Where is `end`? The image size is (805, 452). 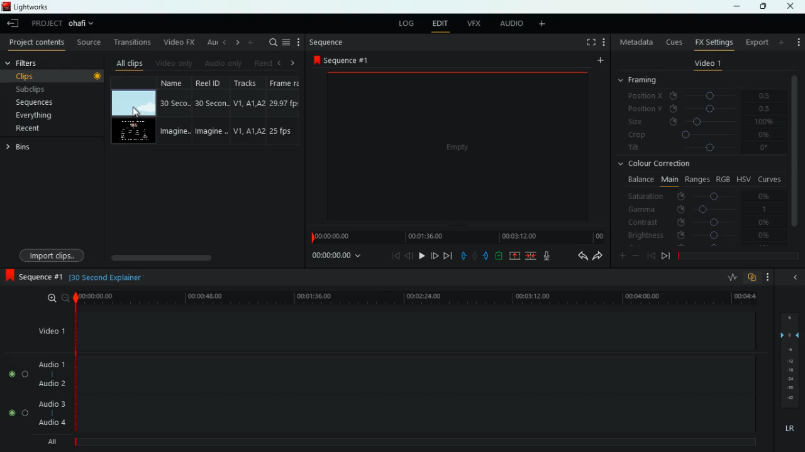
end is located at coordinates (665, 256).